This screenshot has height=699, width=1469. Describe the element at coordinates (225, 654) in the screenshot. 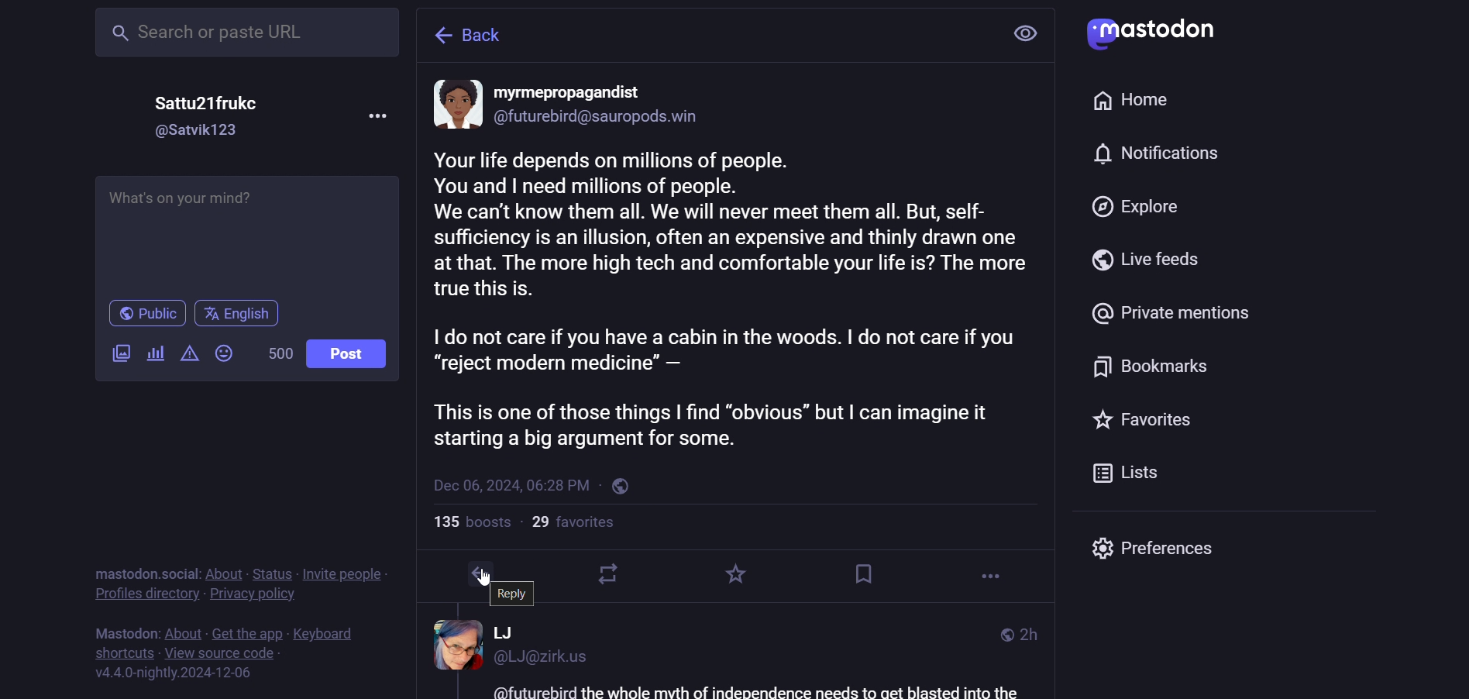

I see `source code` at that location.